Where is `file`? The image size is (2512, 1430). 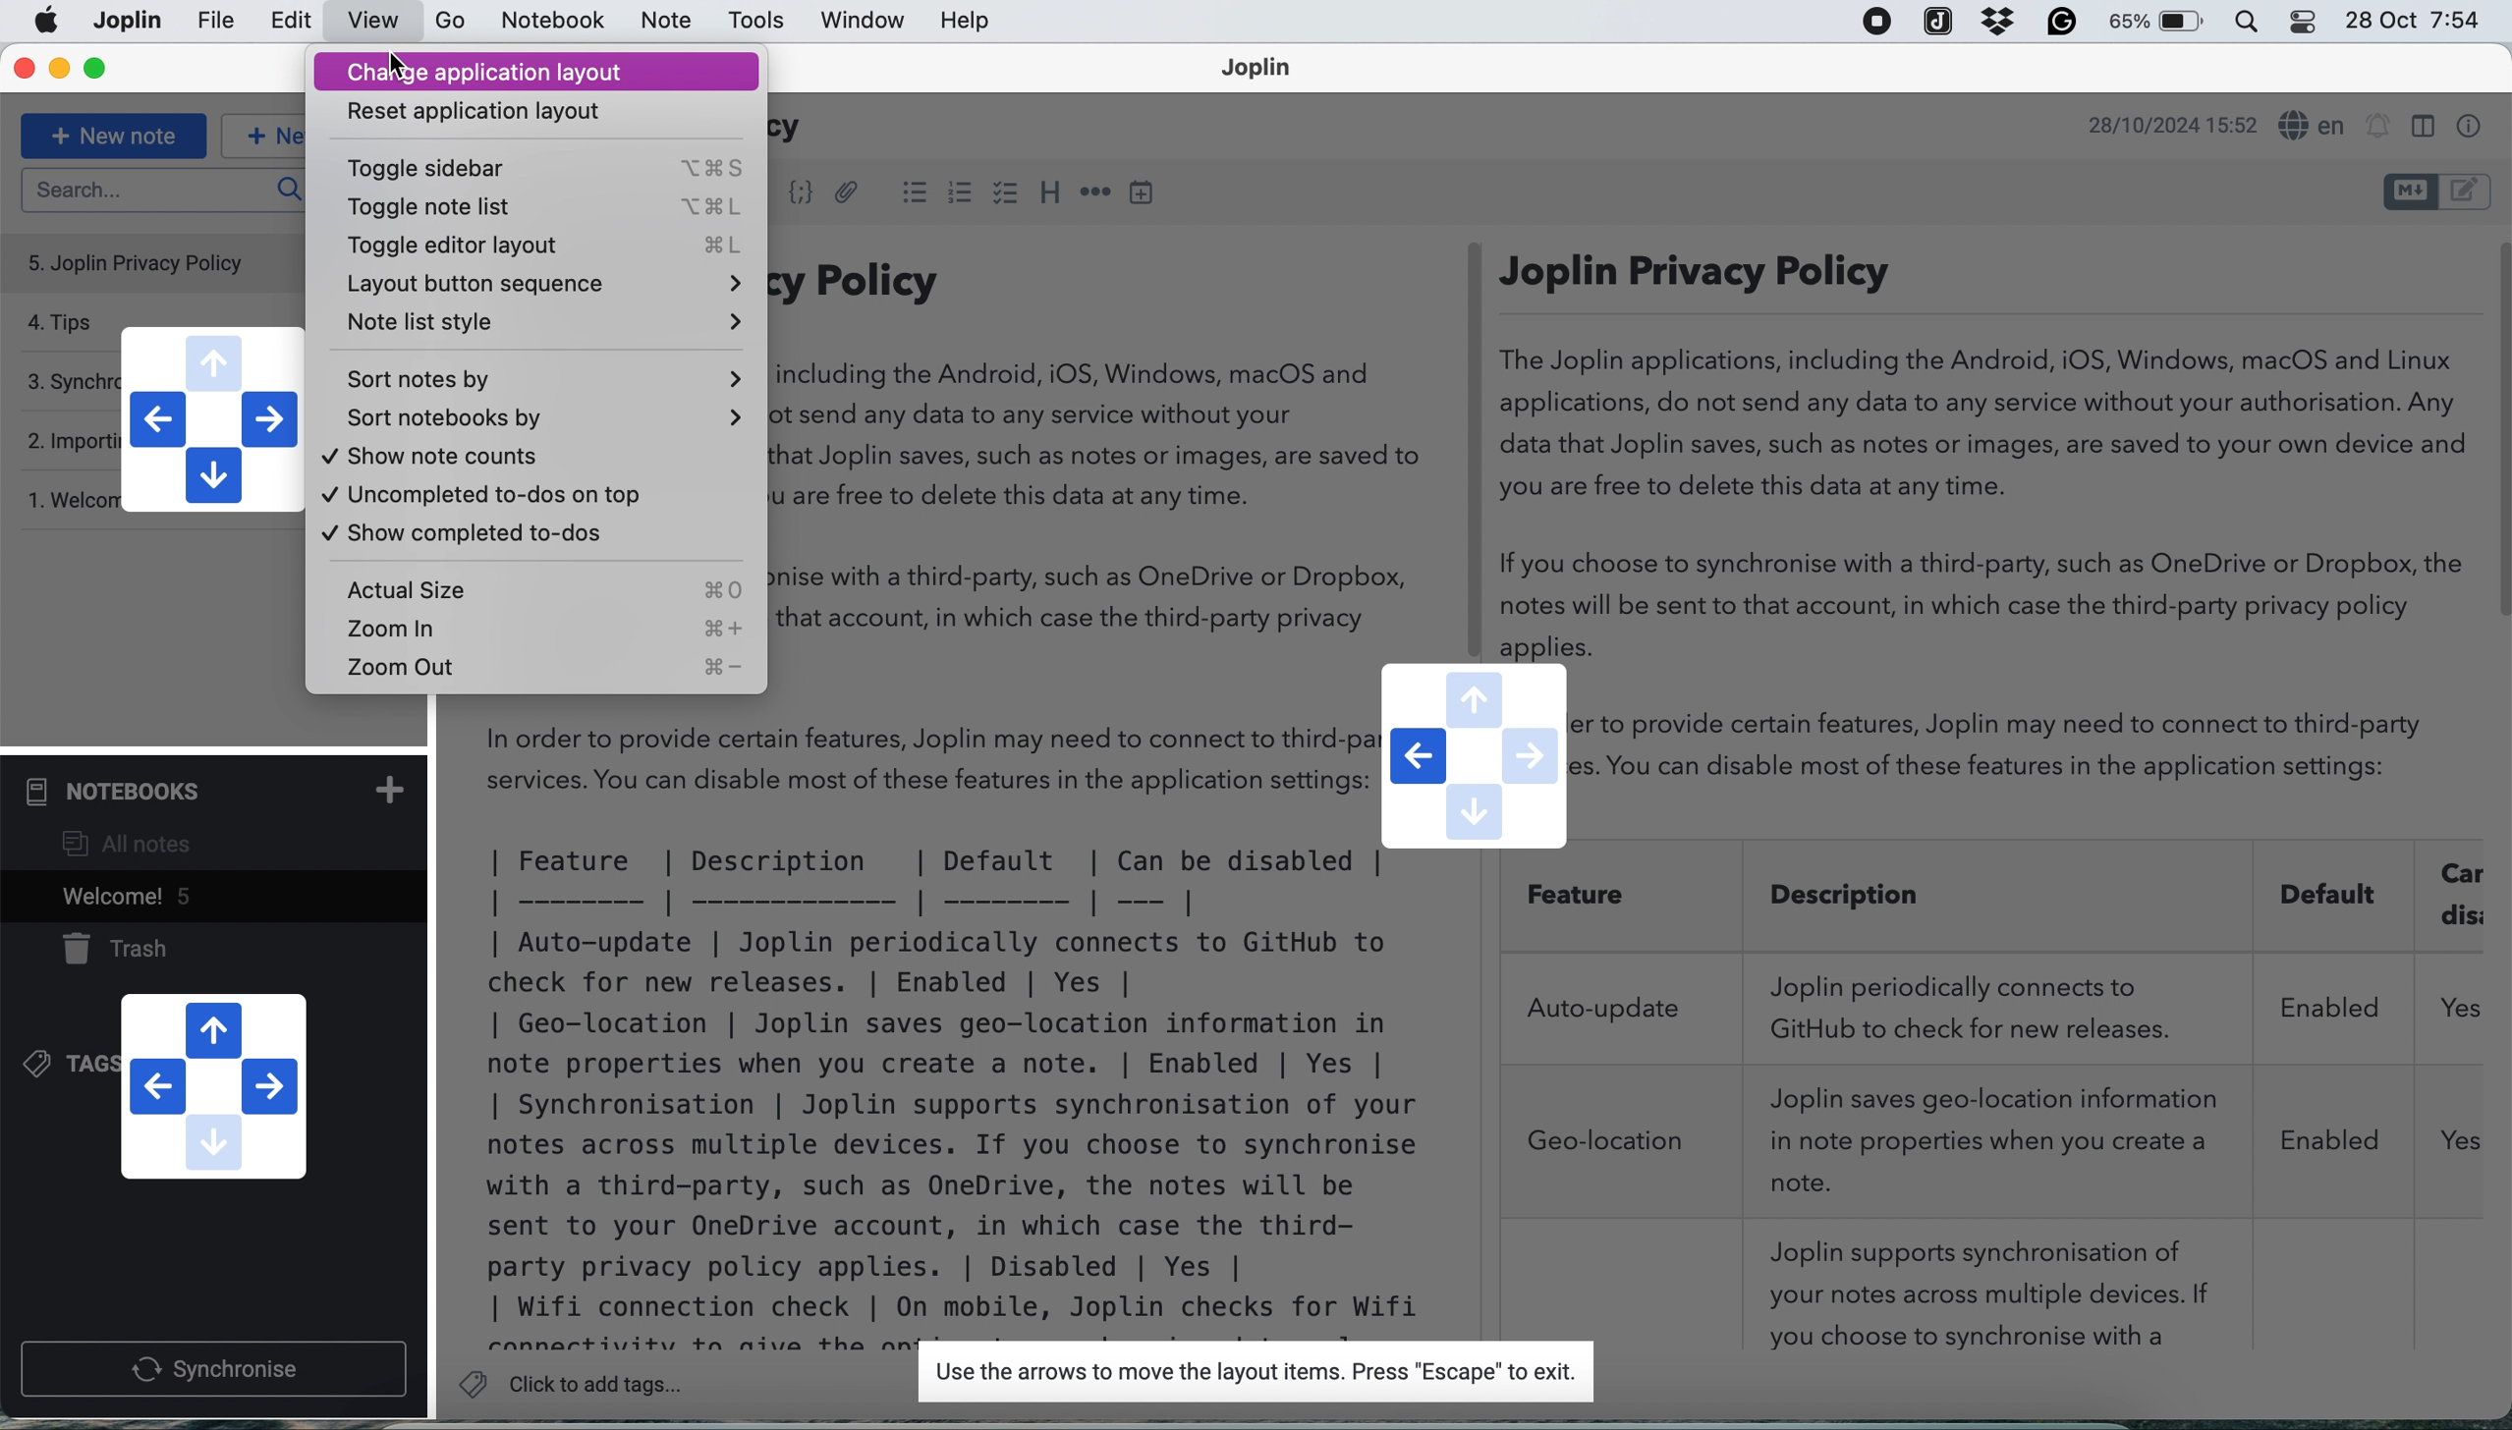
file is located at coordinates (125, 21).